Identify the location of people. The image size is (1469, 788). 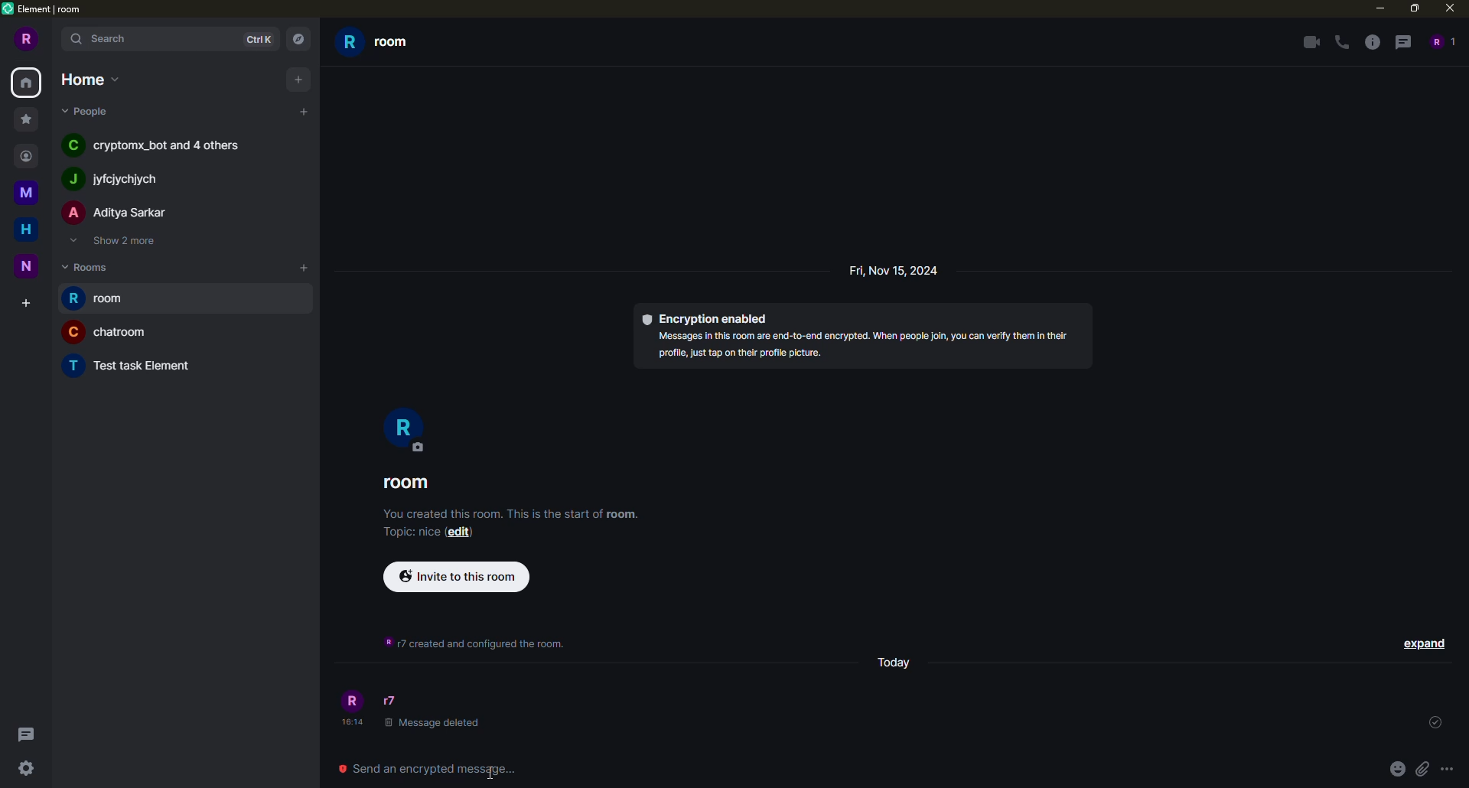
(90, 112).